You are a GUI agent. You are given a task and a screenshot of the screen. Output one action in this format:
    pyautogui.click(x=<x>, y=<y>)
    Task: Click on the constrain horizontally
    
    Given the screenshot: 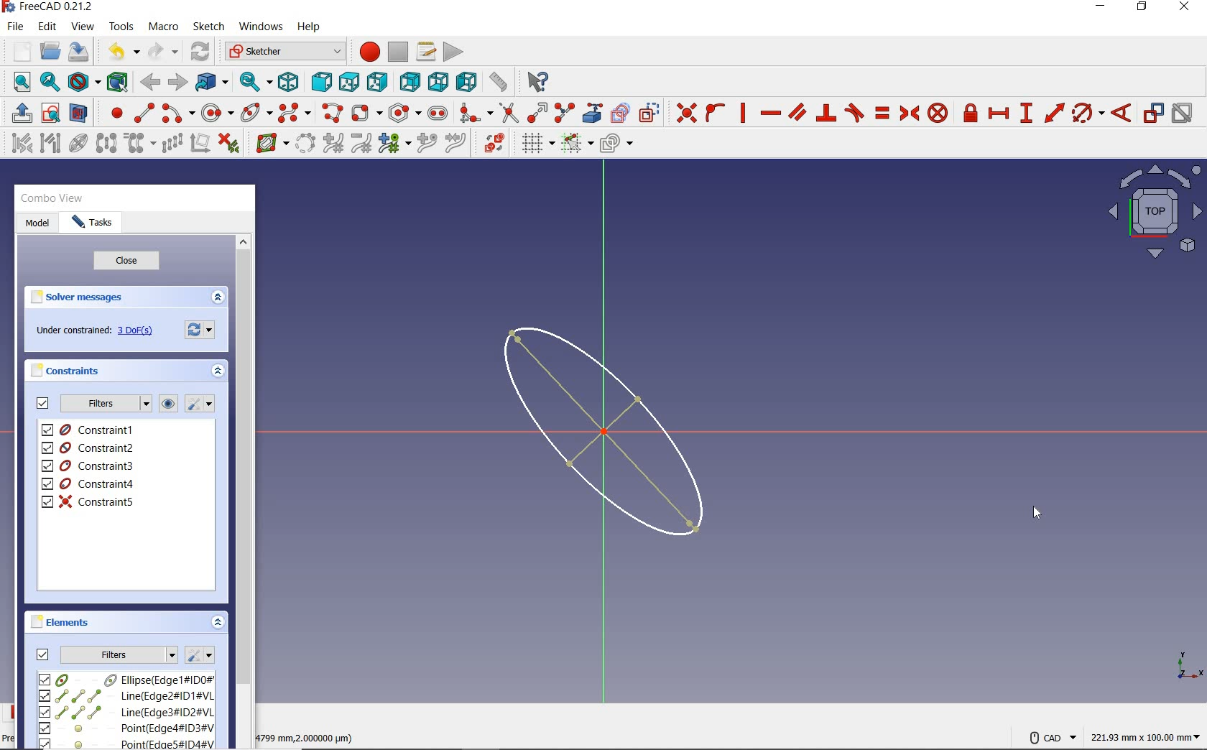 What is the action you would take?
    pyautogui.click(x=769, y=114)
    